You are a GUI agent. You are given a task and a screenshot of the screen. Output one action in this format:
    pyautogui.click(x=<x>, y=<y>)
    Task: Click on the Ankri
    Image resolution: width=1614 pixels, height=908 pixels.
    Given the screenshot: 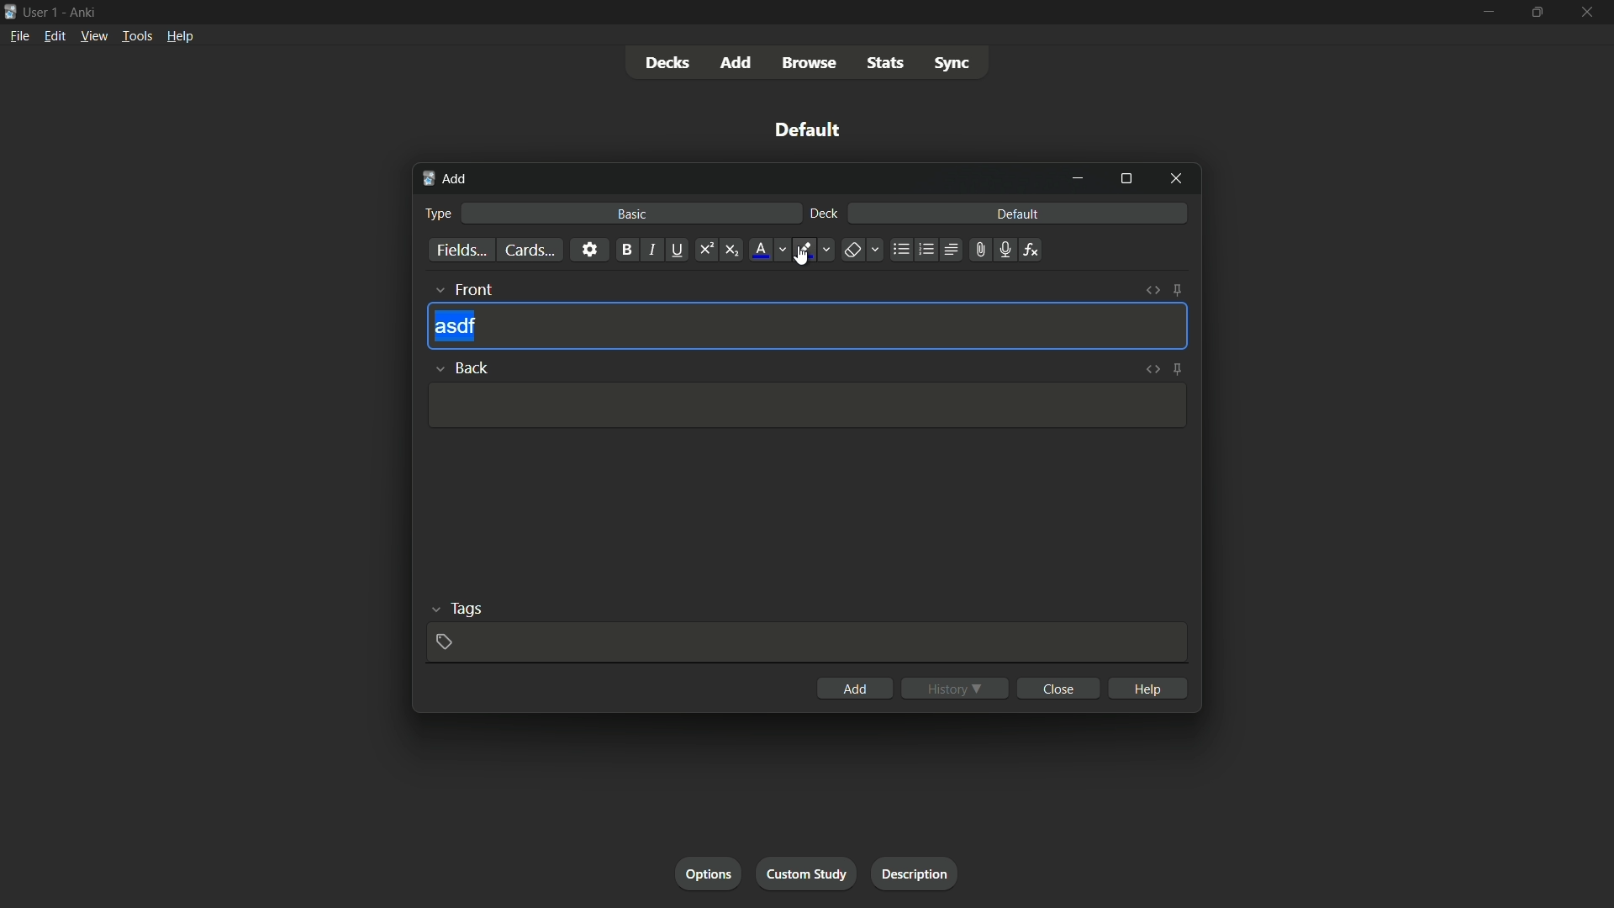 What is the action you would take?
    pyautogui.click(x=80, y=11)
    